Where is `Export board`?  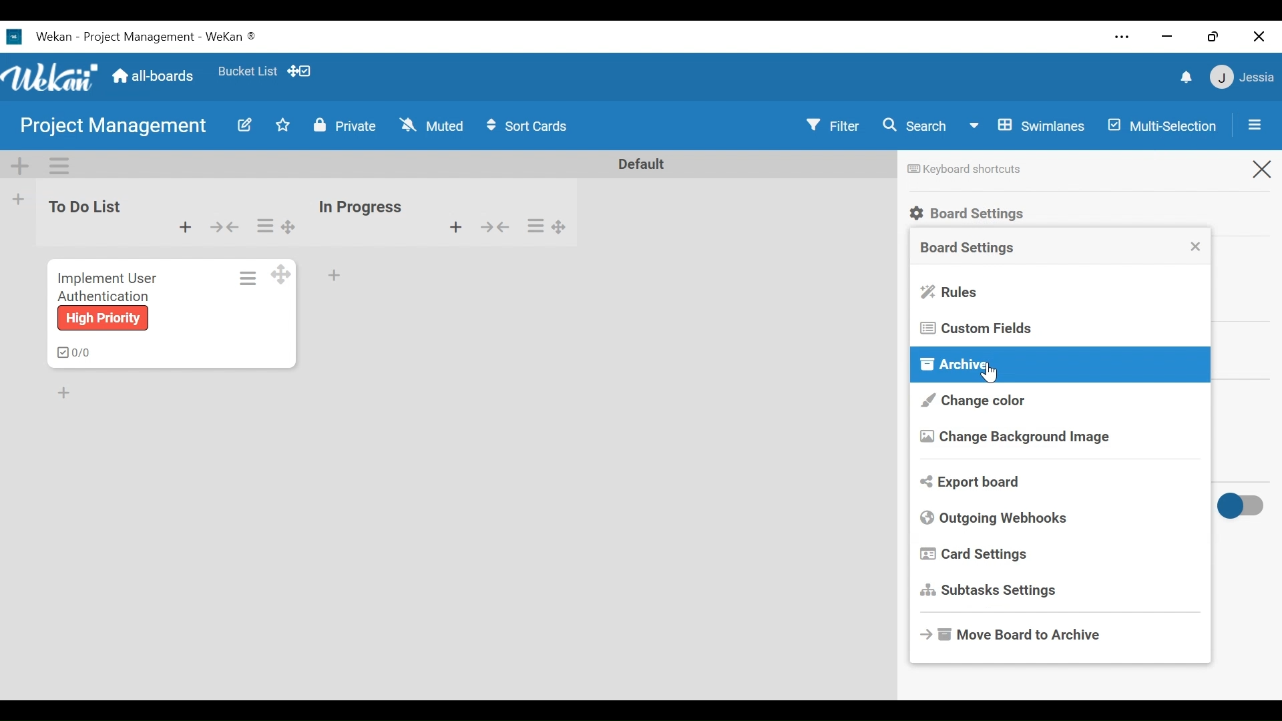
Export board is located at coordinates (972, 481).